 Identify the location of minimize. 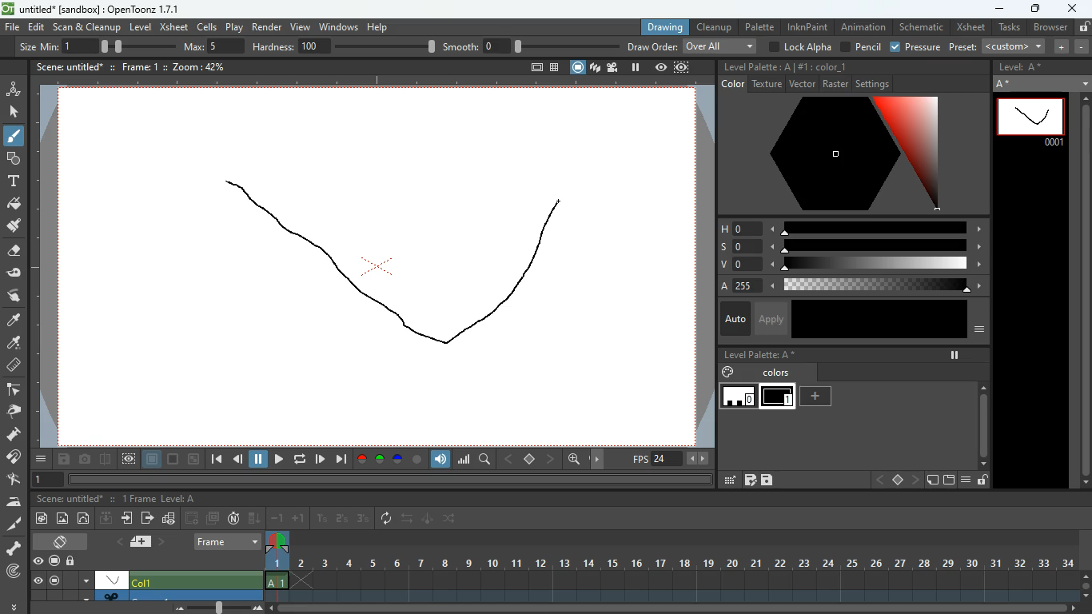
(998, 10).